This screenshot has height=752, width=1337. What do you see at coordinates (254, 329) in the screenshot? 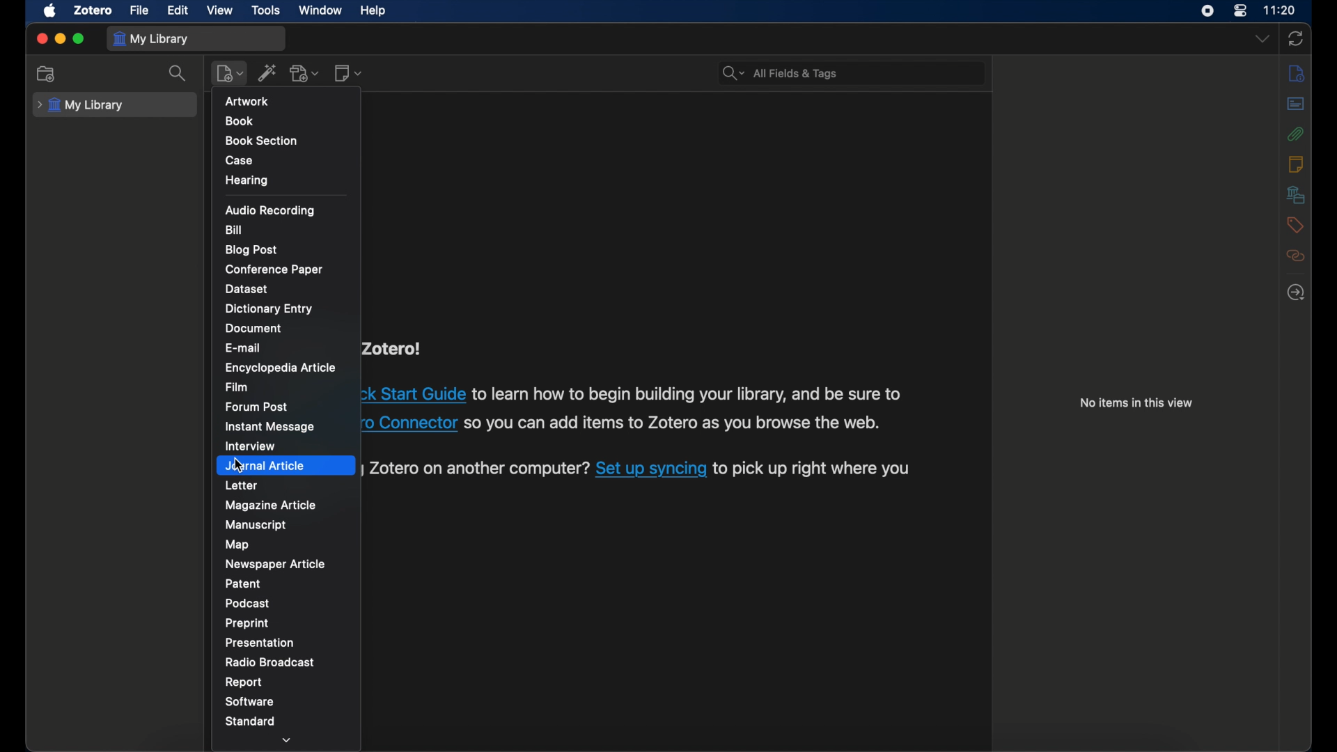
I see `document` at bounding box center [254, 329].